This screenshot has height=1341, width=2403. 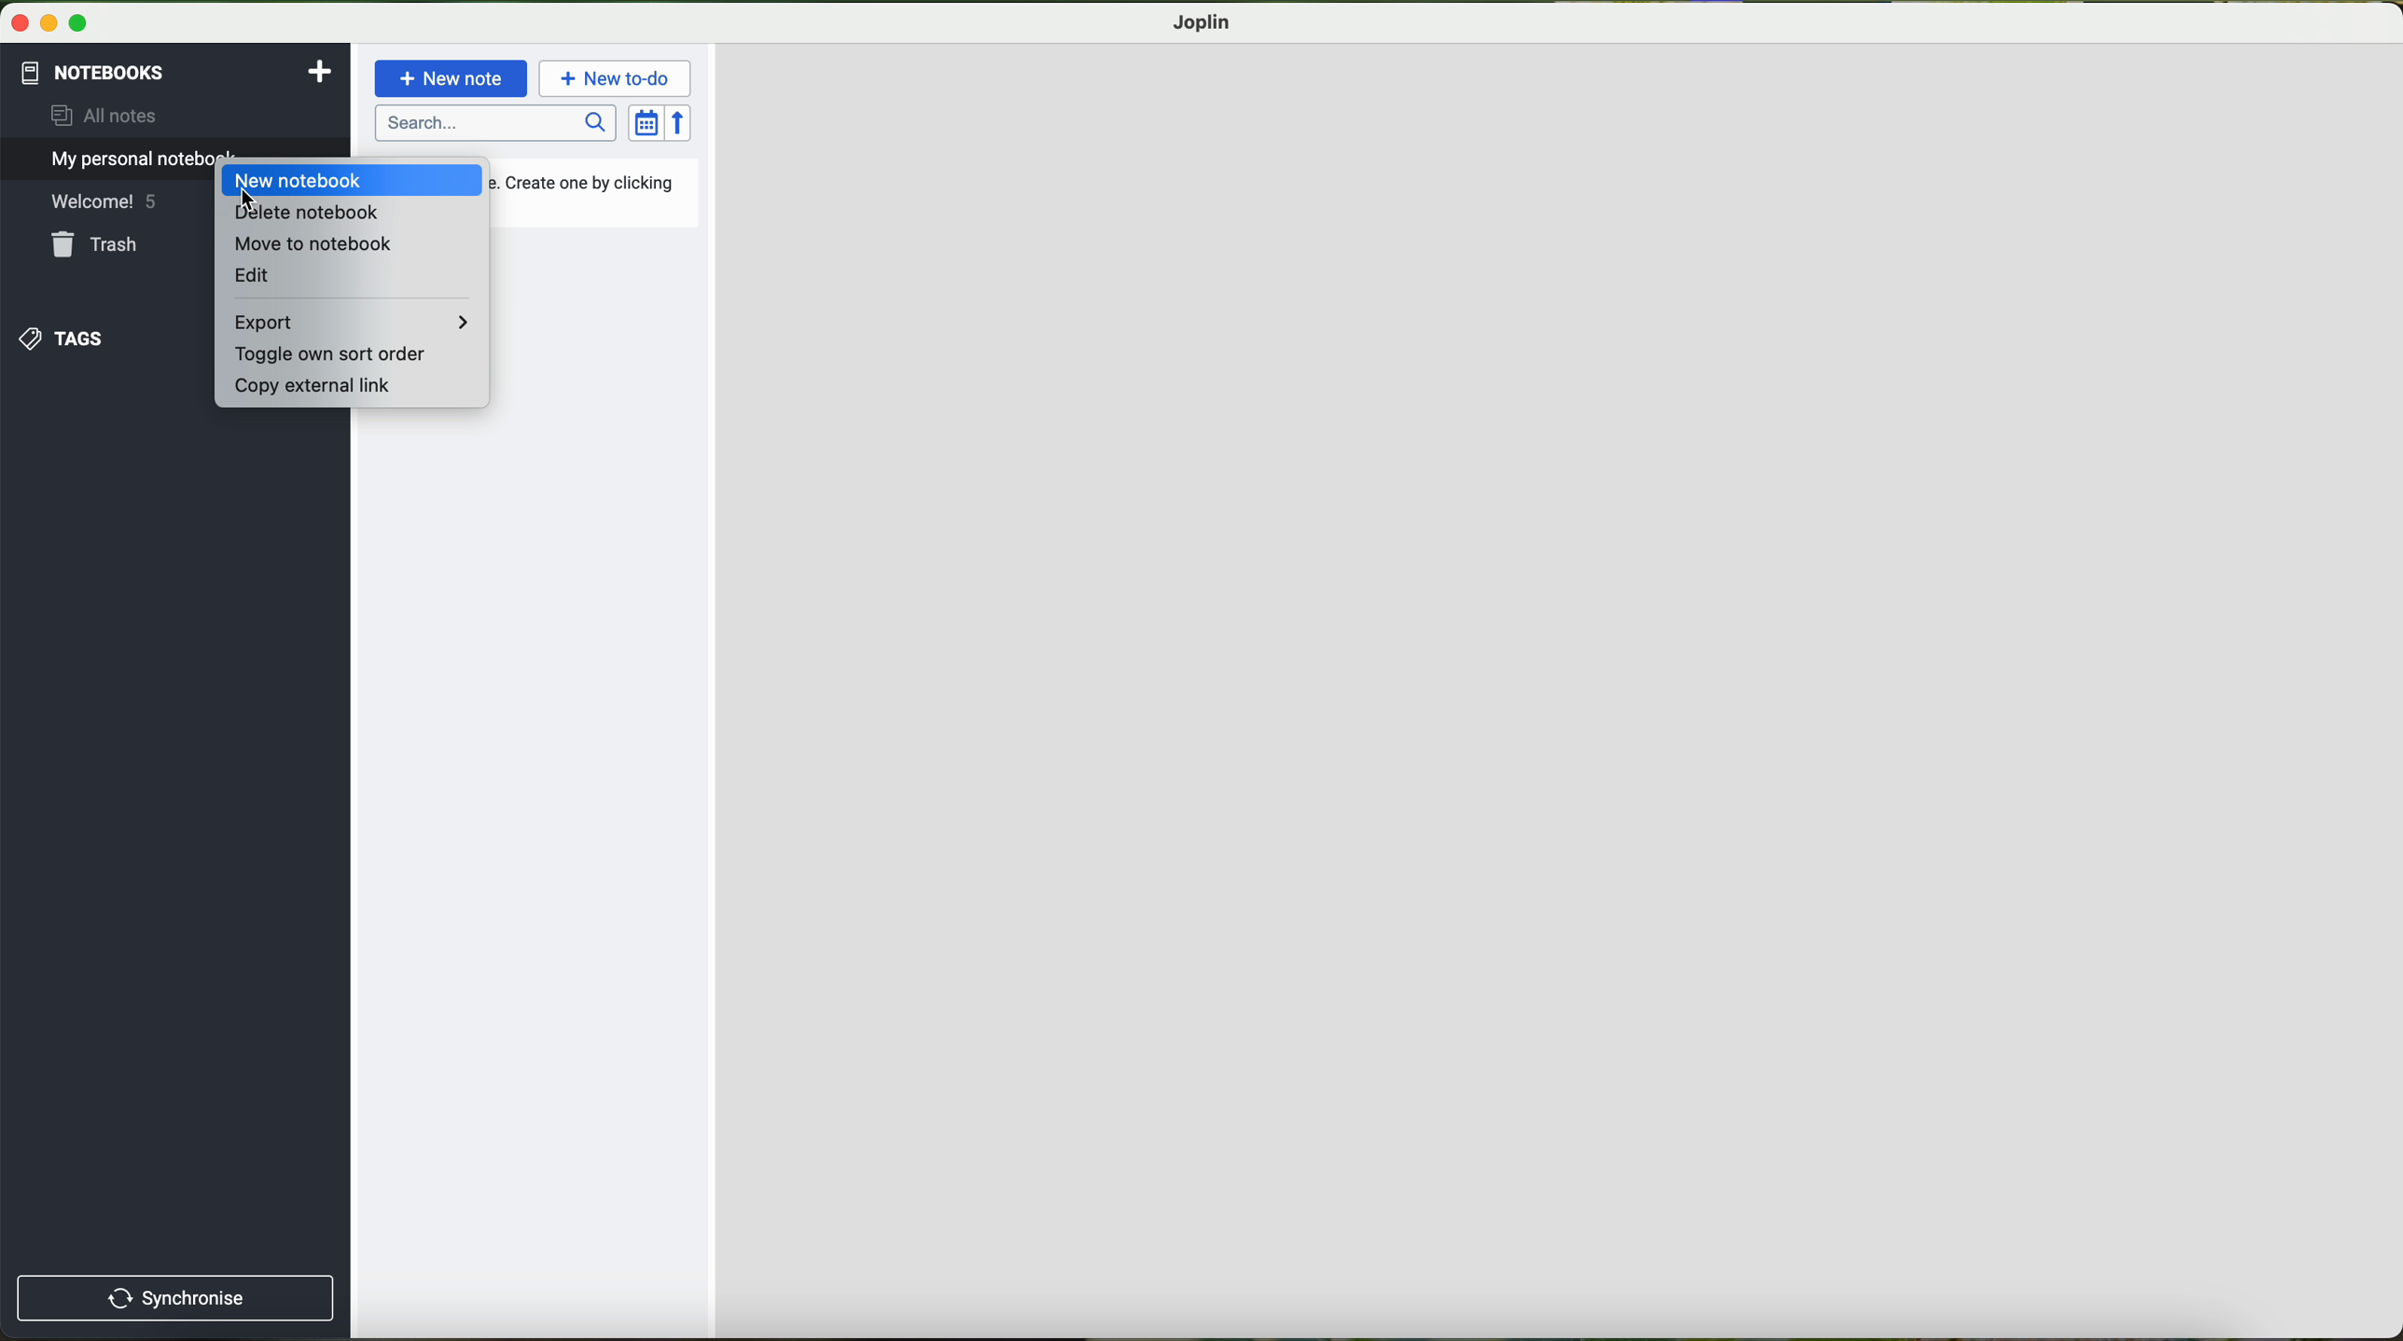 What do you see at coordinates (314, 245) in the screenshot?
I see `move to notebook` at bounding box center [314, 245].